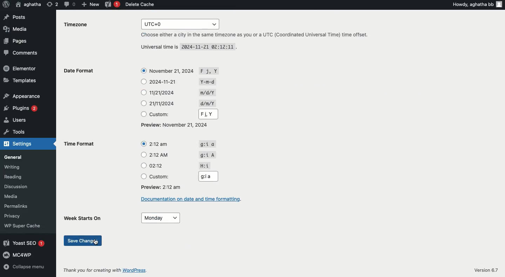  What do you see at coordinates (21, 206) in the screenshot?
I see `Permalinks` at bounding box center [21, 206].